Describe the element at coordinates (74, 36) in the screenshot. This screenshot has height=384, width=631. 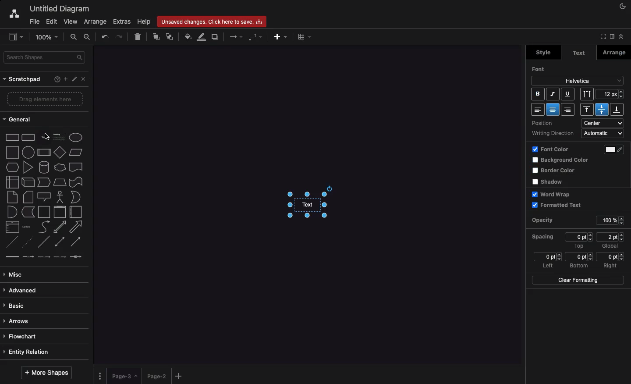
I see `Zoom in` at that location.